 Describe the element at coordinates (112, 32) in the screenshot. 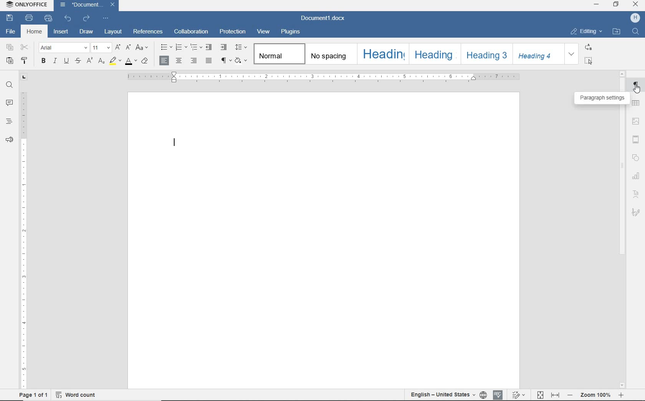

I see `layout` at that location.